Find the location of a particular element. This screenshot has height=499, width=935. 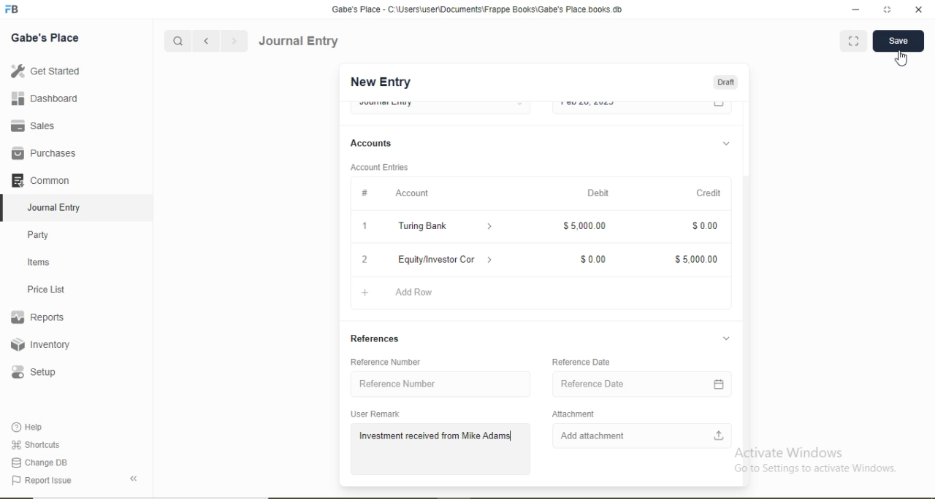

User Remark is located at coordinates (375, 414).